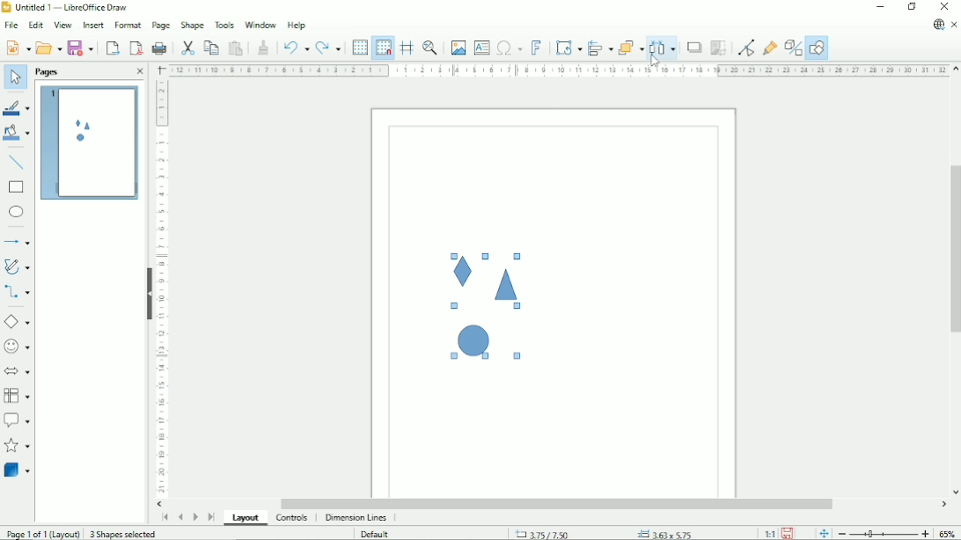  I want to click on Snap to grid, so click(383, 47).